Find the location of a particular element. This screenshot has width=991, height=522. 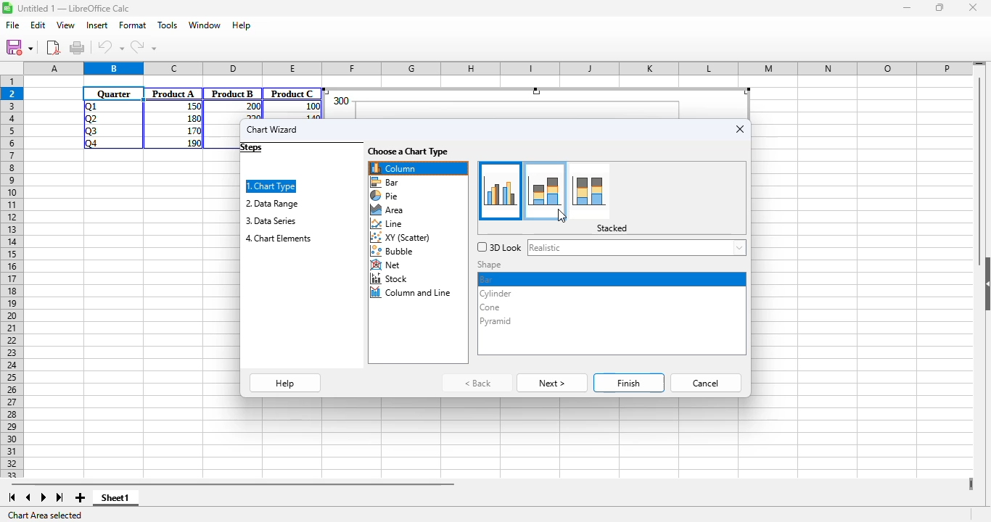

Product C is located at coordinates (292, 94).